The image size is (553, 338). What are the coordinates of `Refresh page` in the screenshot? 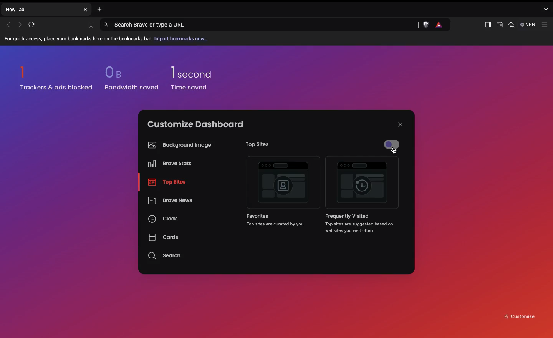 It's located at (34, 25).